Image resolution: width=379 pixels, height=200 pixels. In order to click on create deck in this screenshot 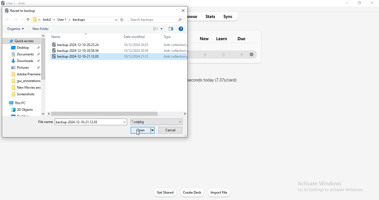, I will do `click(193, 192)`.